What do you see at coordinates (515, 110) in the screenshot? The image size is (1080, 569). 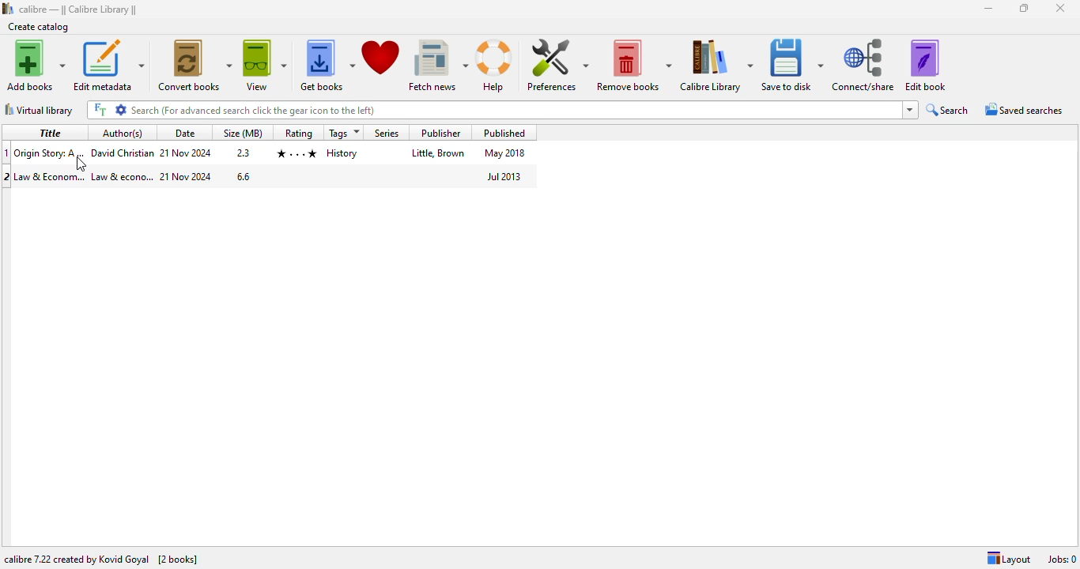 I see `search` at bounding box center [515, 110].